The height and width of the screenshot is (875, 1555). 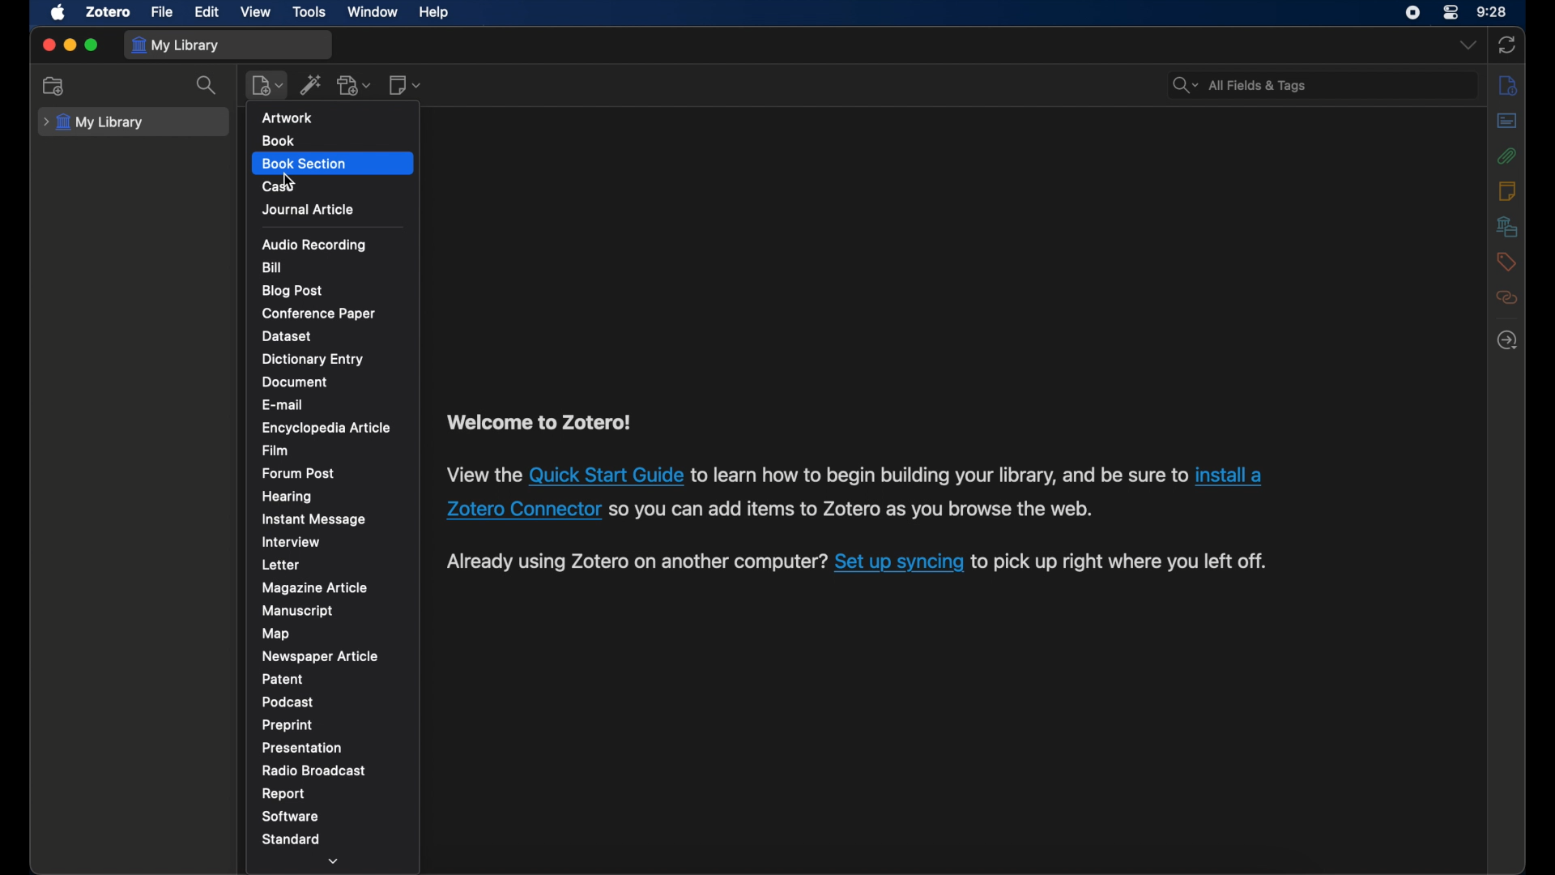 I want to click on libraries, so click(x=1506, y=226).